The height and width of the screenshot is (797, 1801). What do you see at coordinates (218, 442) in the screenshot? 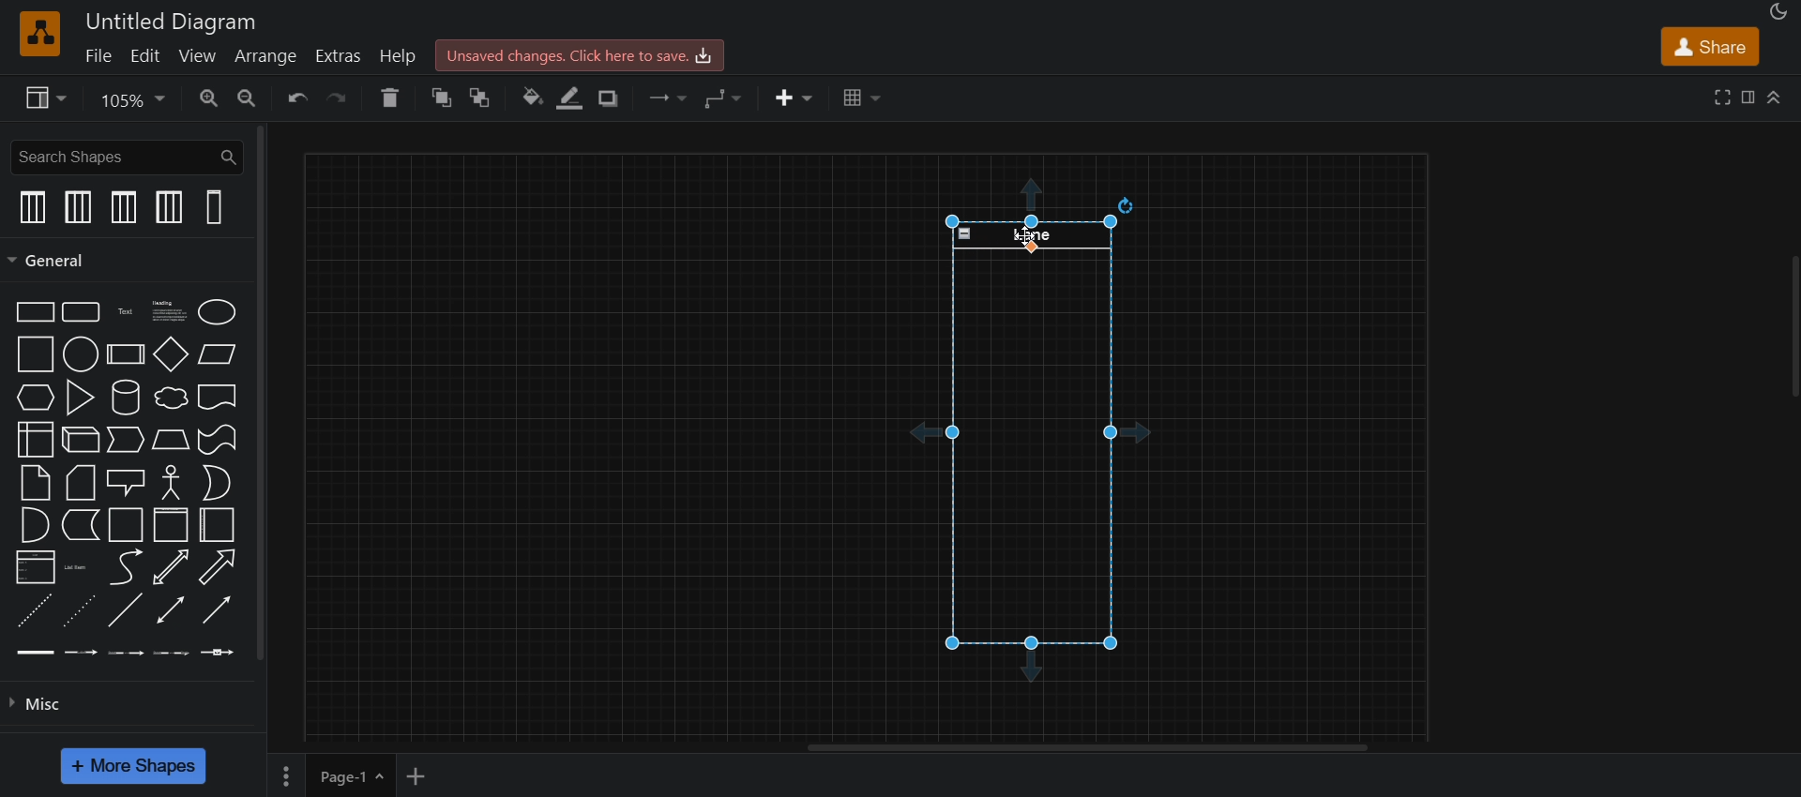
I see `tape` at bounding box center [218, 442].